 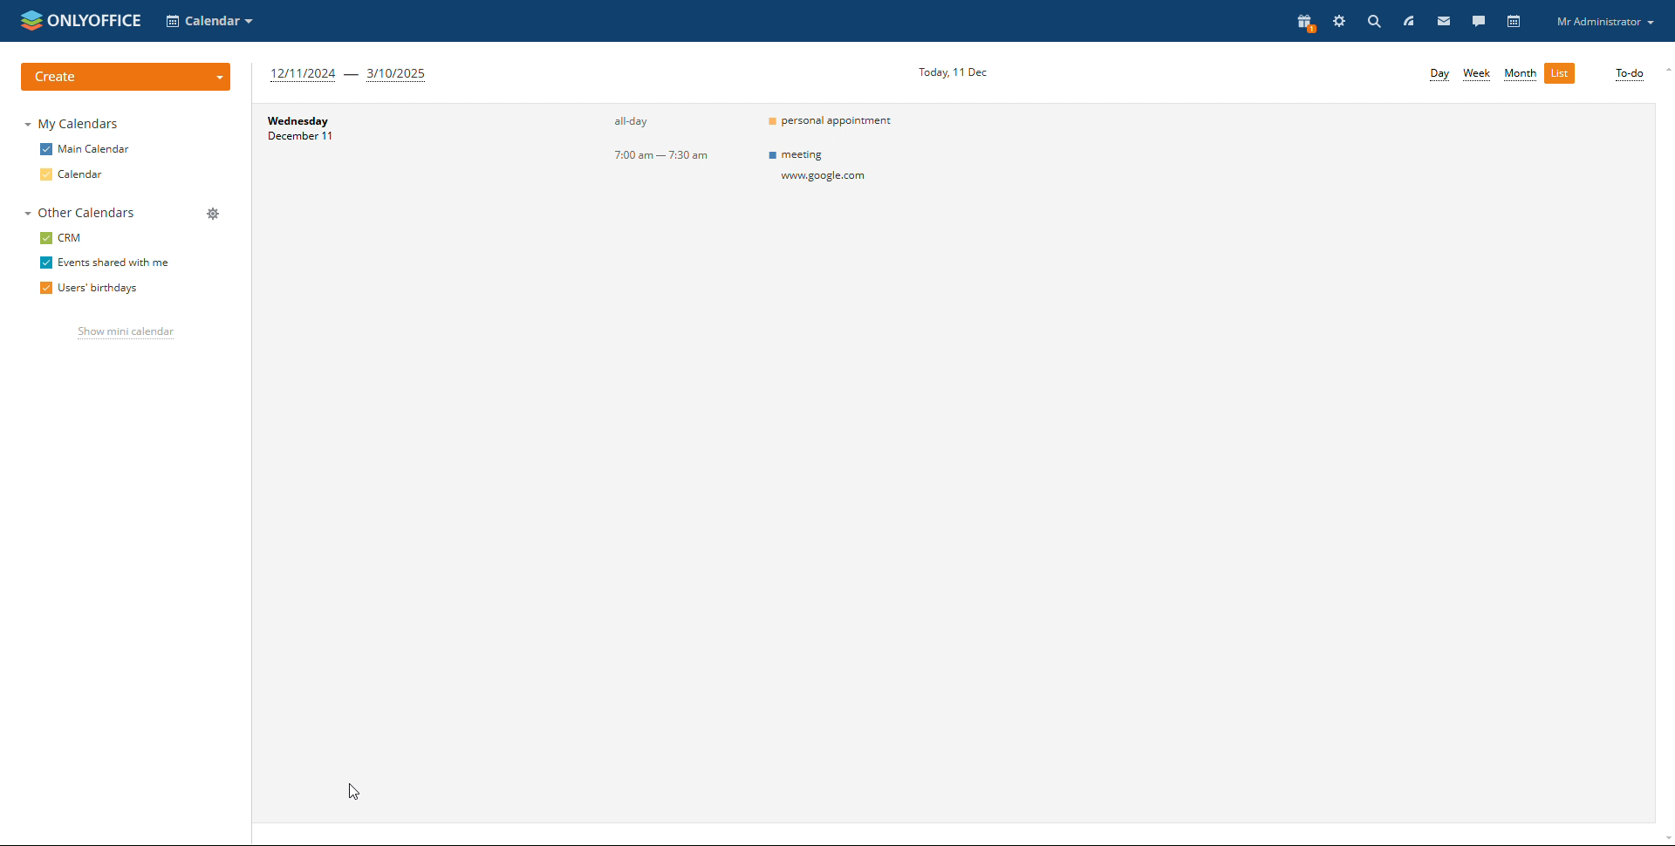 I want to click on main calendar, so click(x=85, y=149).